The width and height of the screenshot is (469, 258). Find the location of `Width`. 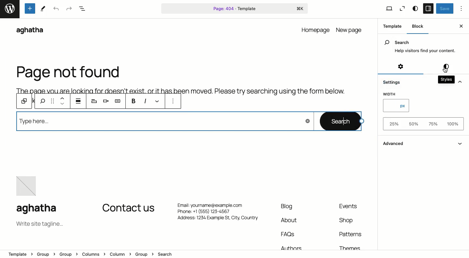

Width is located at coordinates (390, 95).